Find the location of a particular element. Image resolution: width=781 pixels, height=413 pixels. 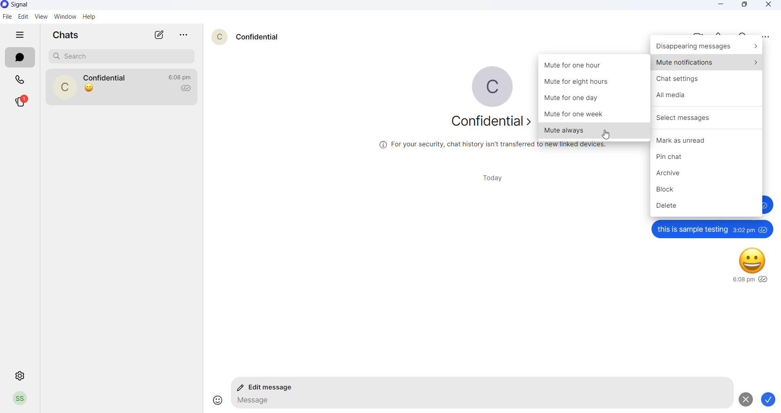

hide is located at coordinates (22, 35).